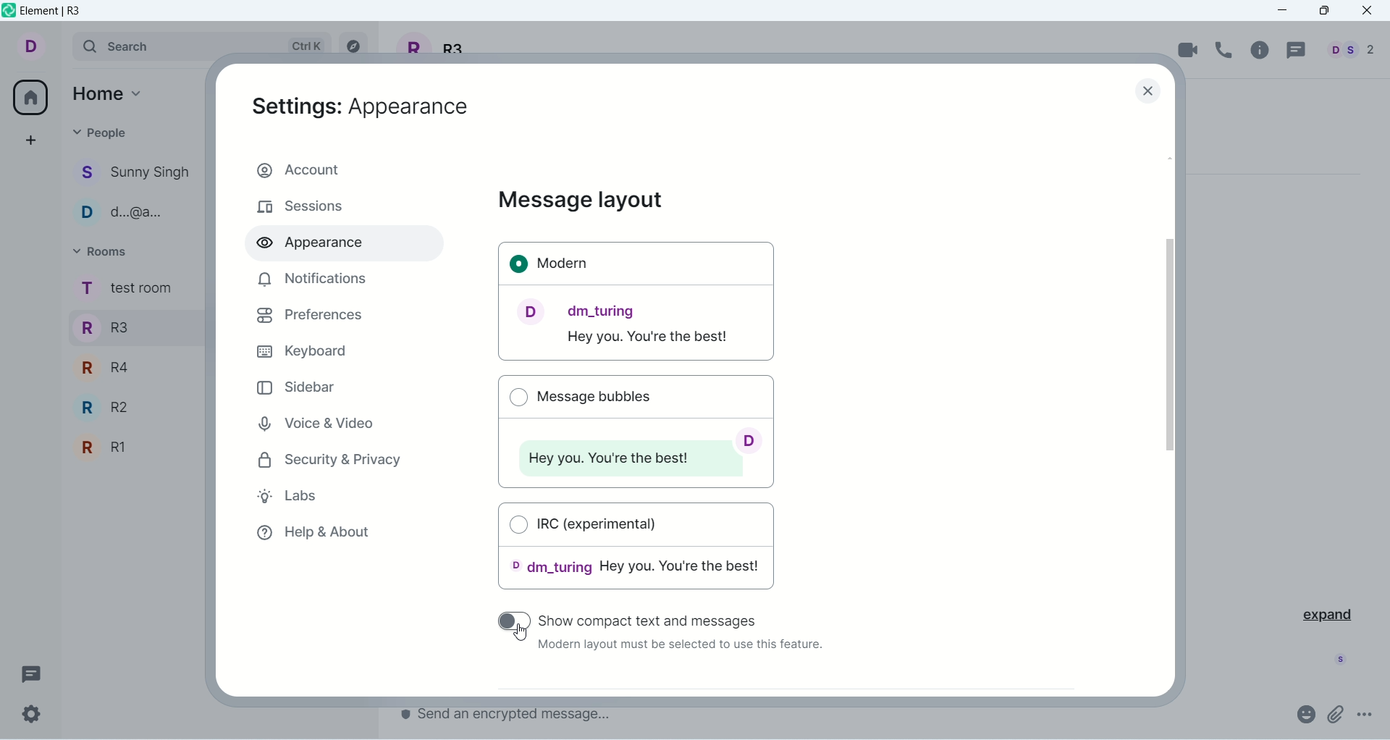  What do you see at coordinates (138, 407) in the screenshot?
I see `R2` at bounding box center [138, 407].